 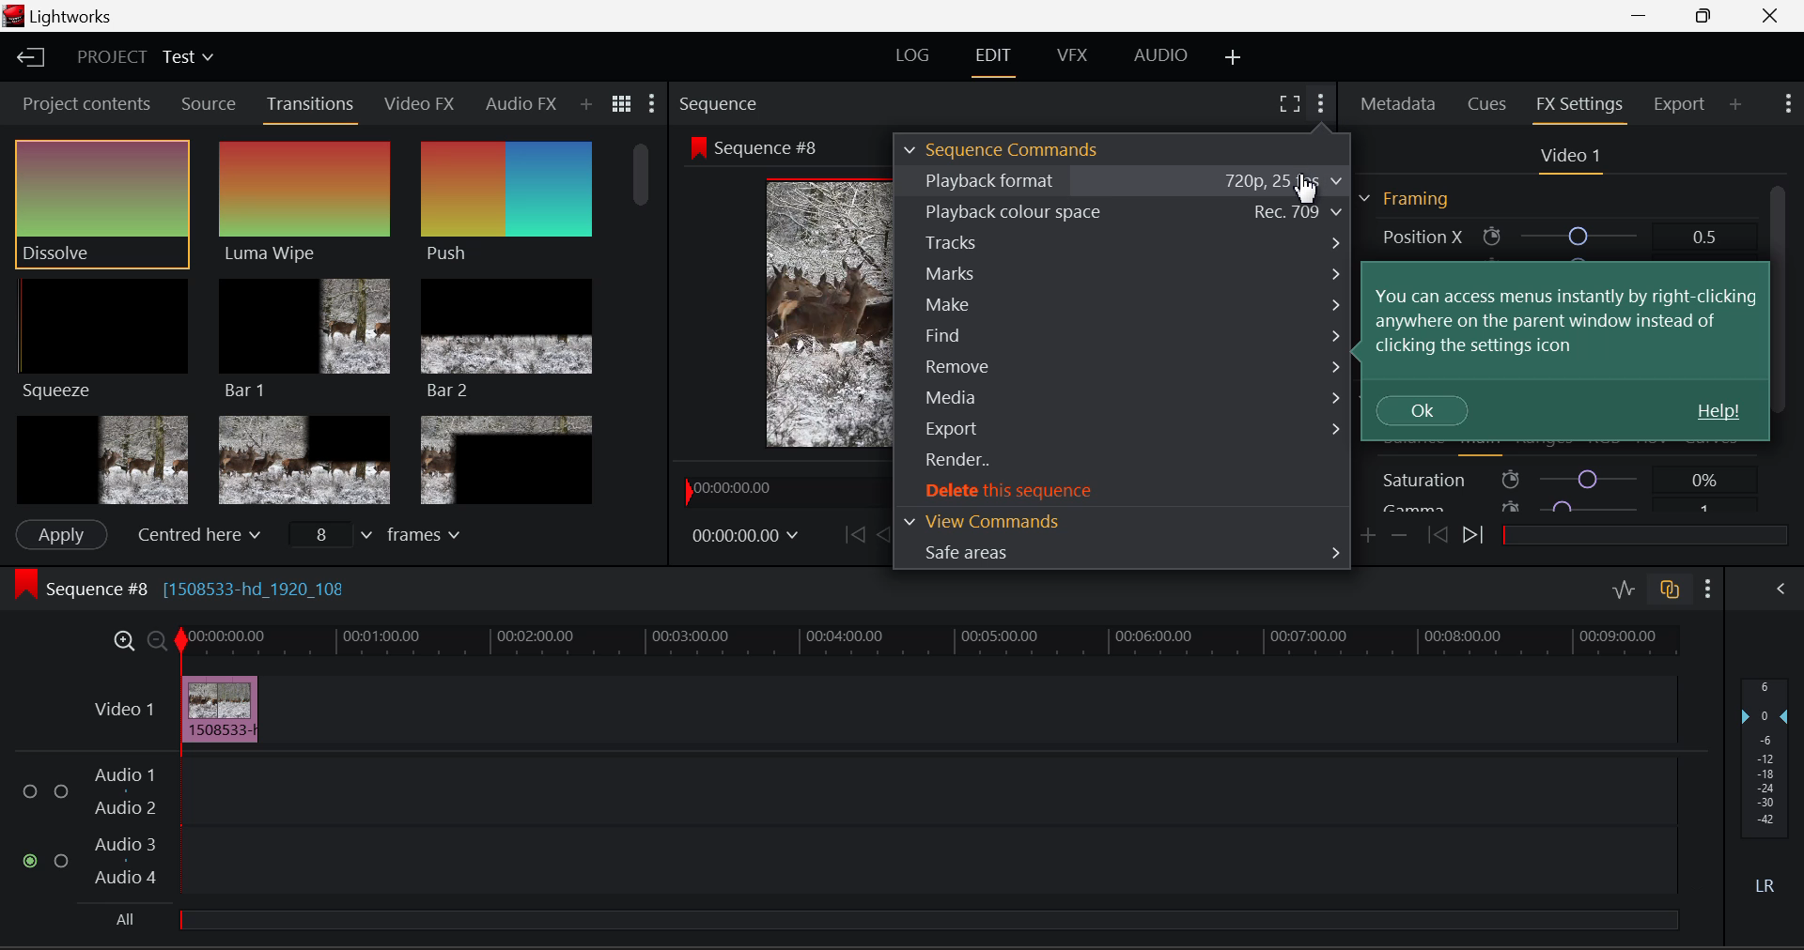 I want to click on Tracks, so click(x=1124, y=241).